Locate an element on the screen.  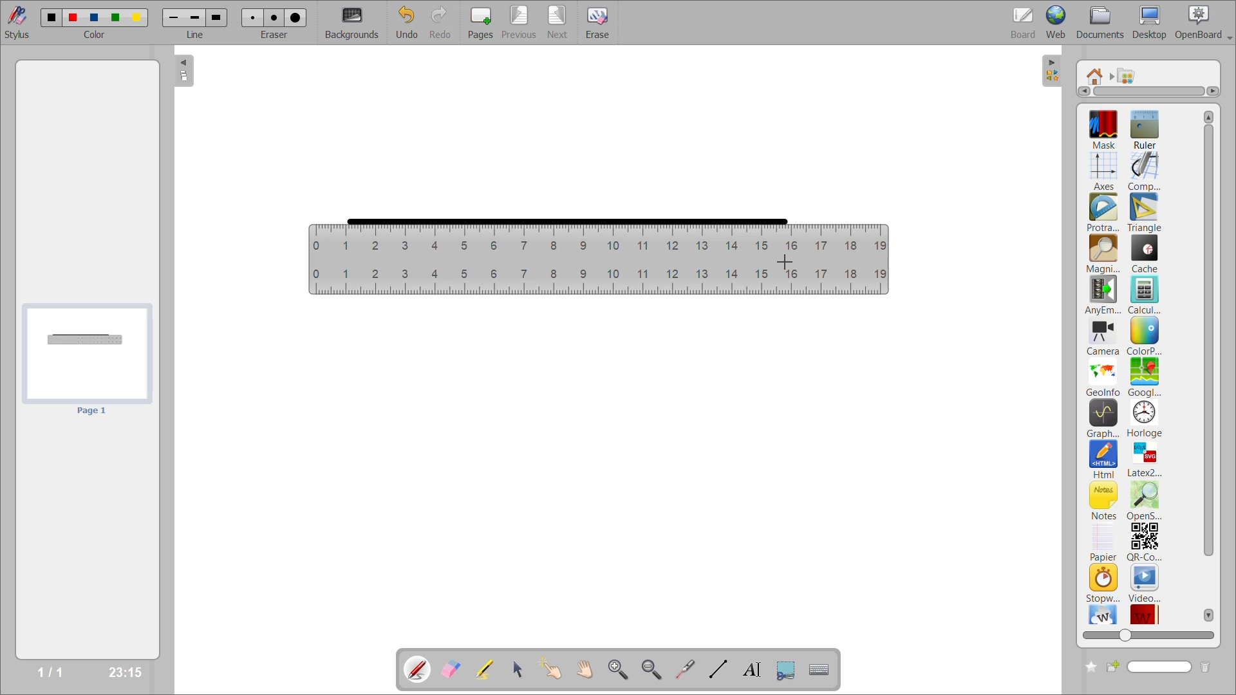
scroll page is located at coordinates (585, 668).